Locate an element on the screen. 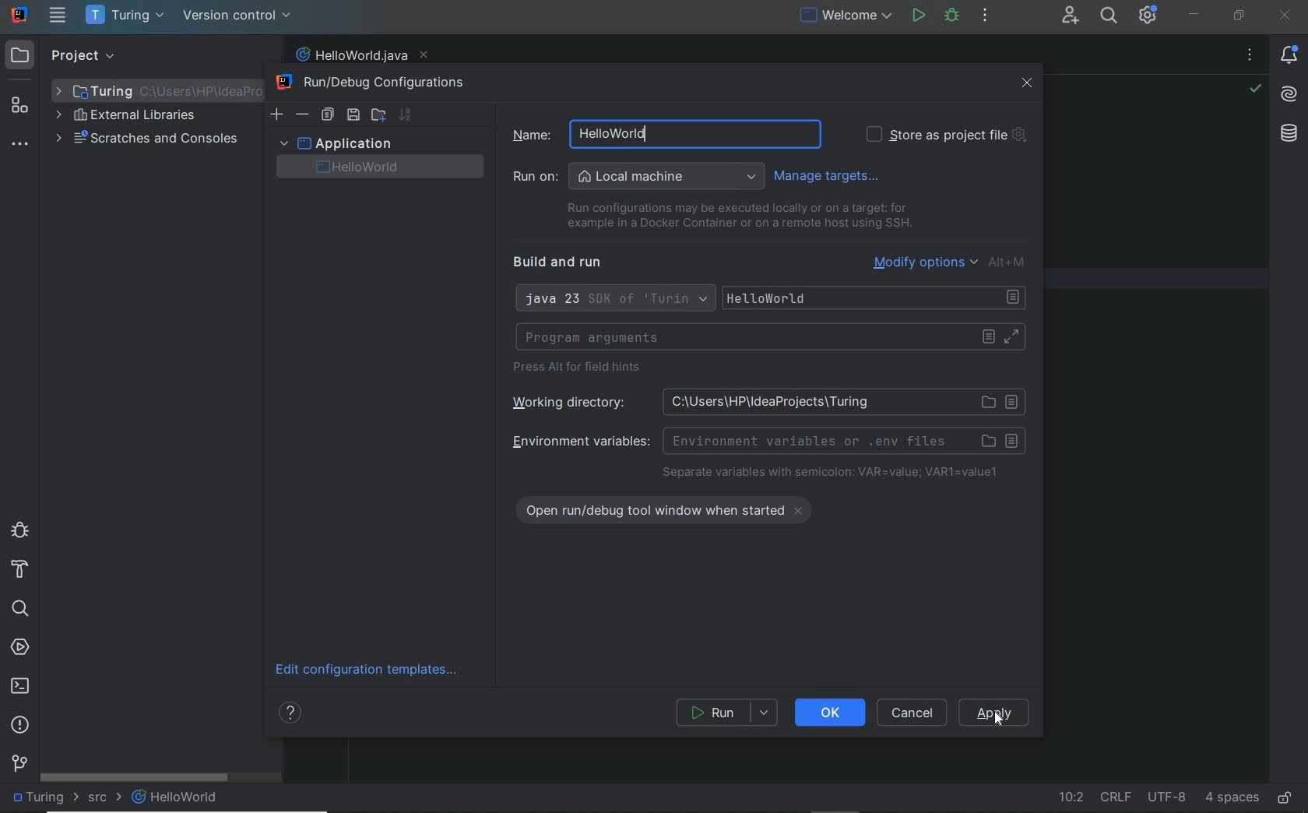 Image resolution: width=1308 pixels, height=813 pixels. code with me is located at coordinates (1071, 17).